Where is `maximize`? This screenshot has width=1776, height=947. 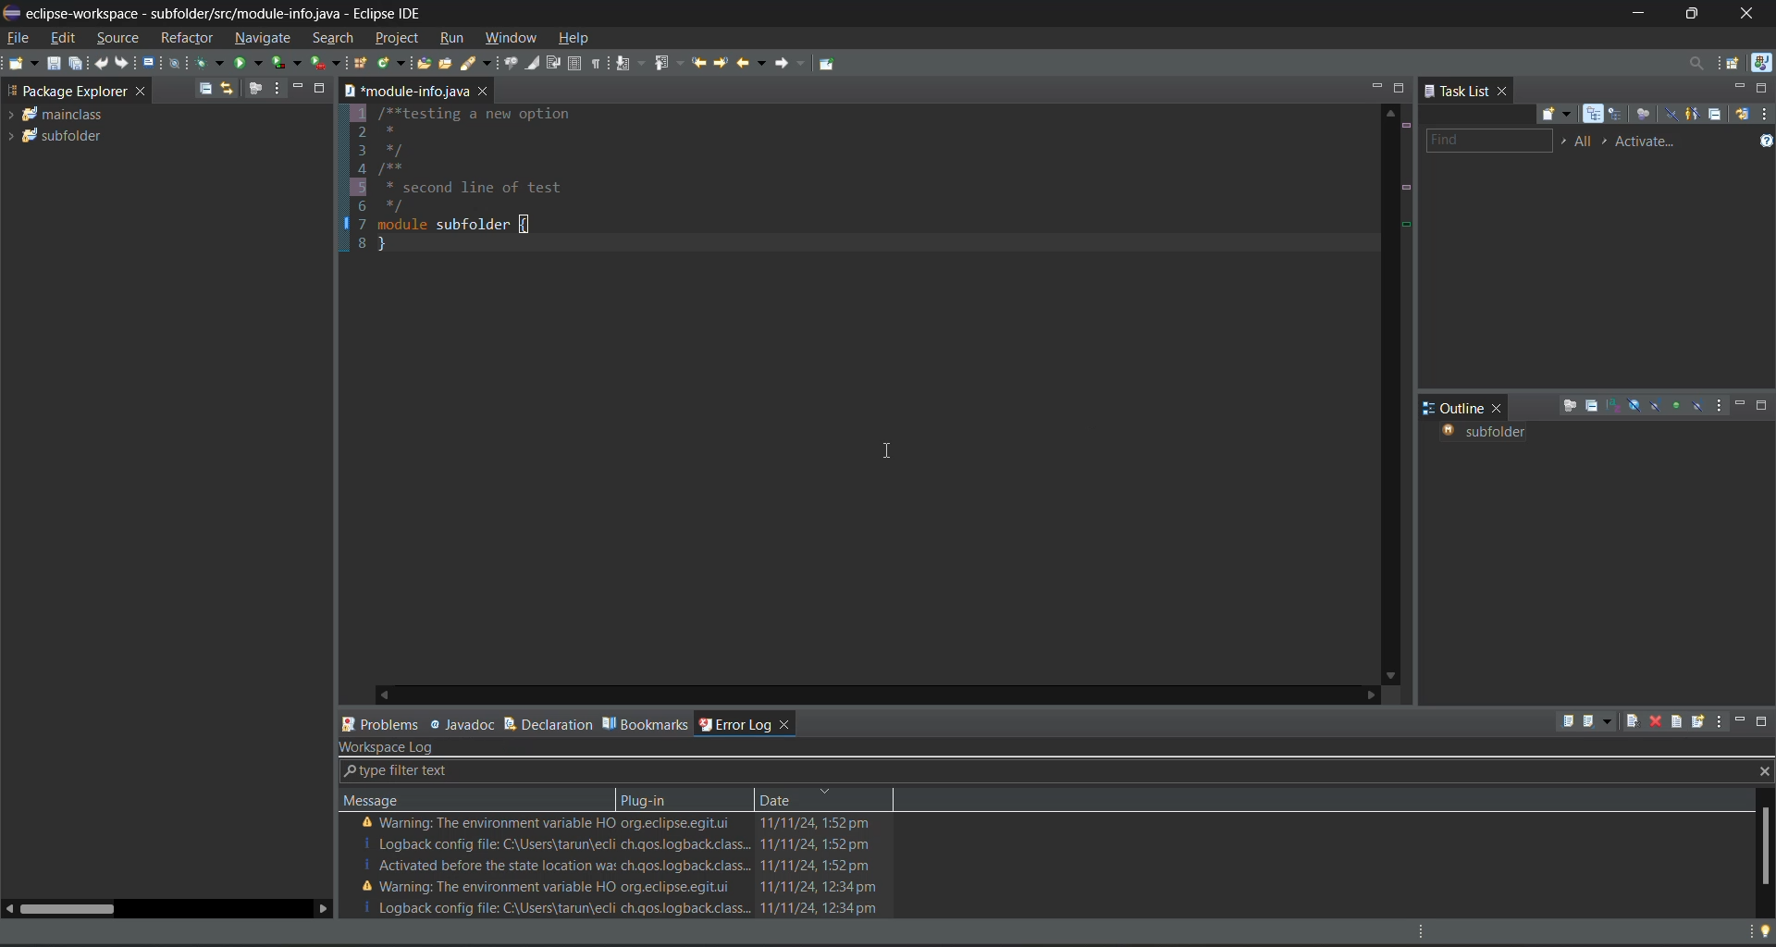 maximize is located at coordinates (1401, 88).